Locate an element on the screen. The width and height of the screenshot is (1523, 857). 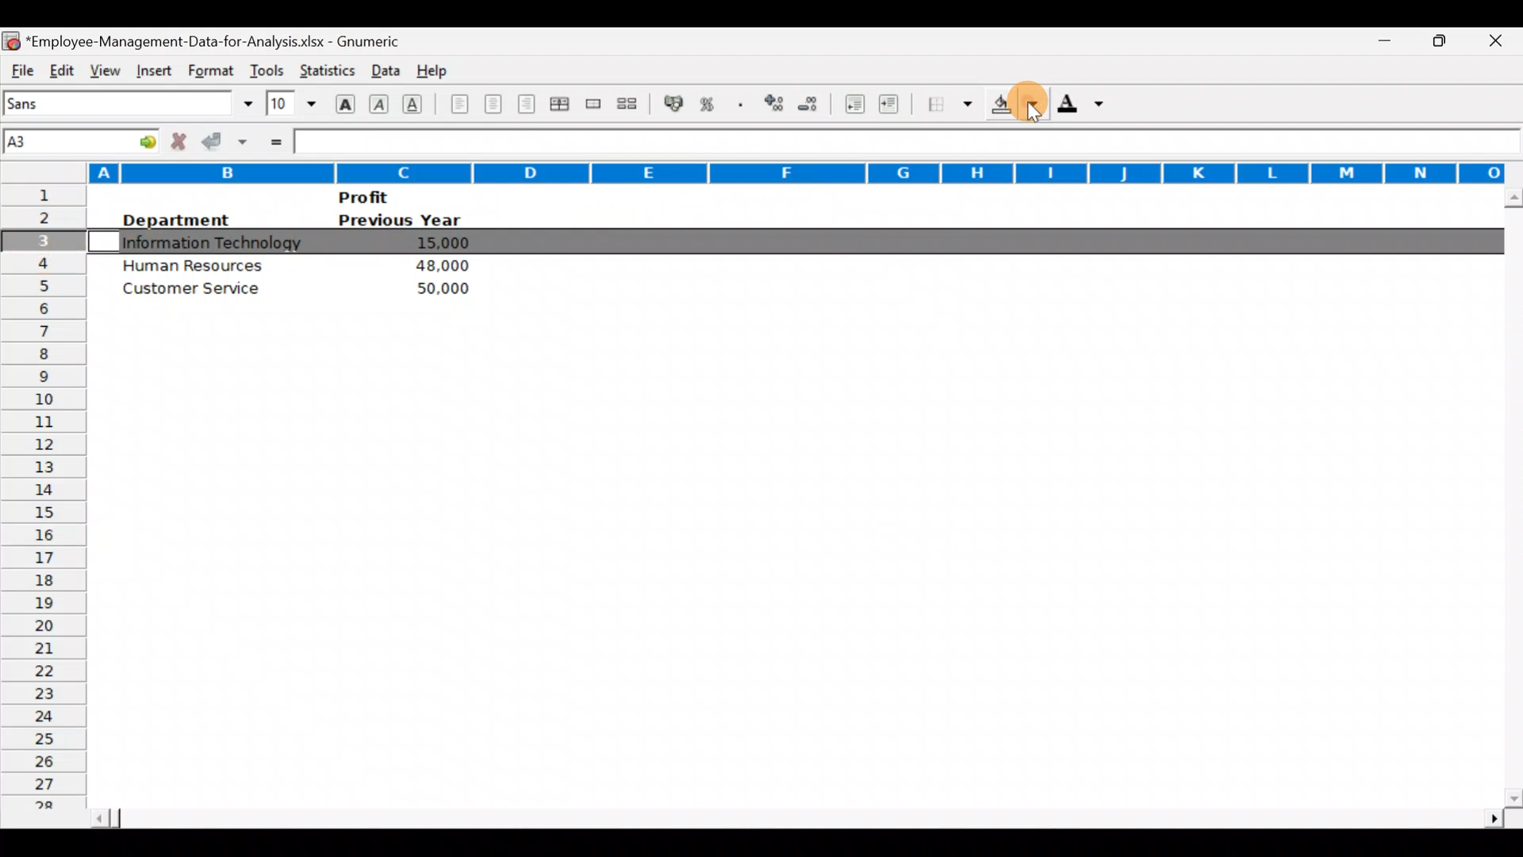
Bold is located at coordinates (343, 102).